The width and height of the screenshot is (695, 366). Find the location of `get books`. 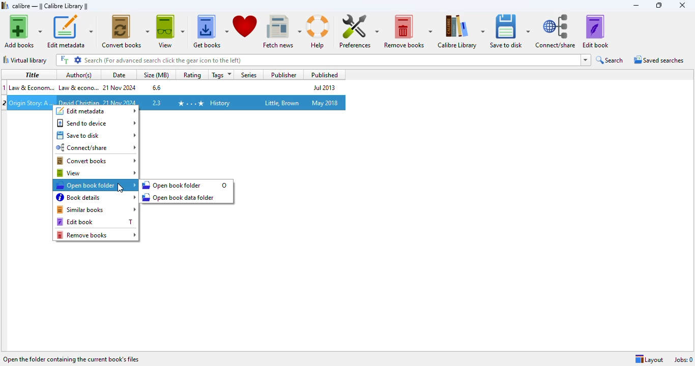

get books is located at coordinates (210, 30).